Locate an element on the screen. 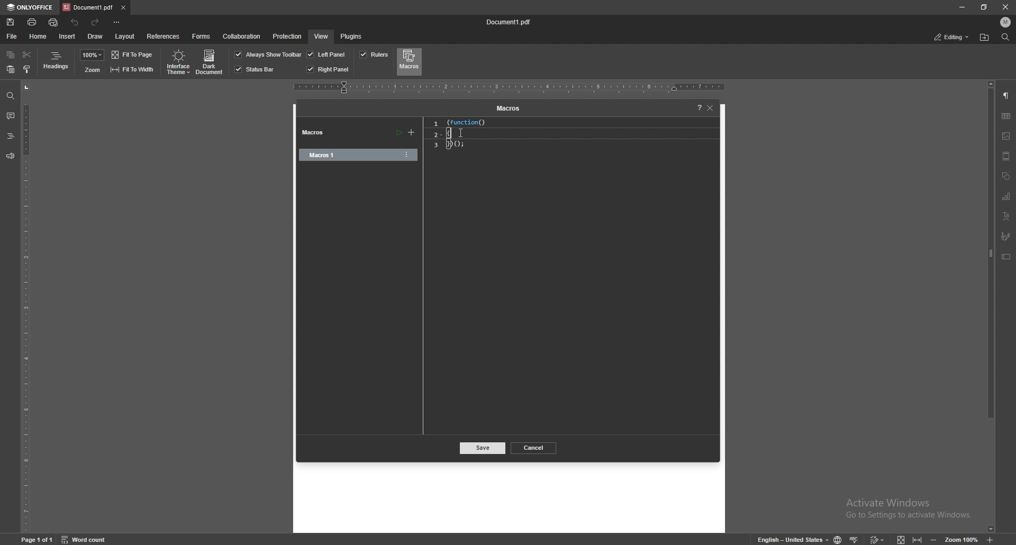  macros is located at coordinates (317, 133).